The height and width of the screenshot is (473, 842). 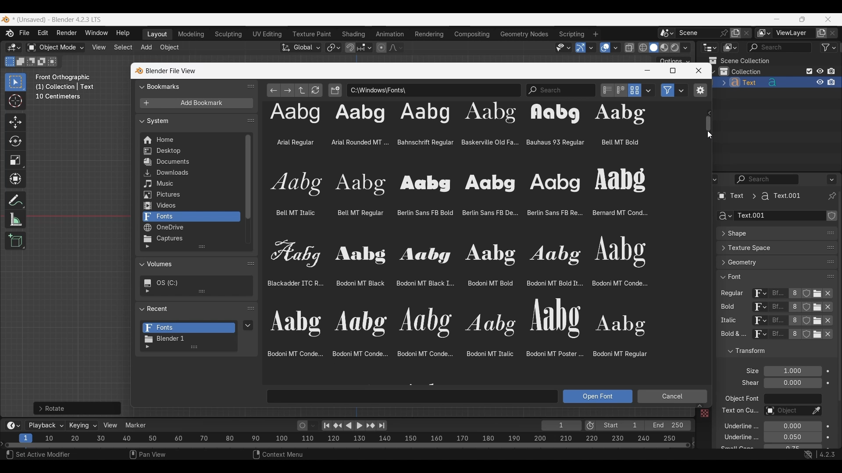 What do you see at coordinates (793, 371) in the screenshot?
I see `Font size` at bounding box center [793, 371].